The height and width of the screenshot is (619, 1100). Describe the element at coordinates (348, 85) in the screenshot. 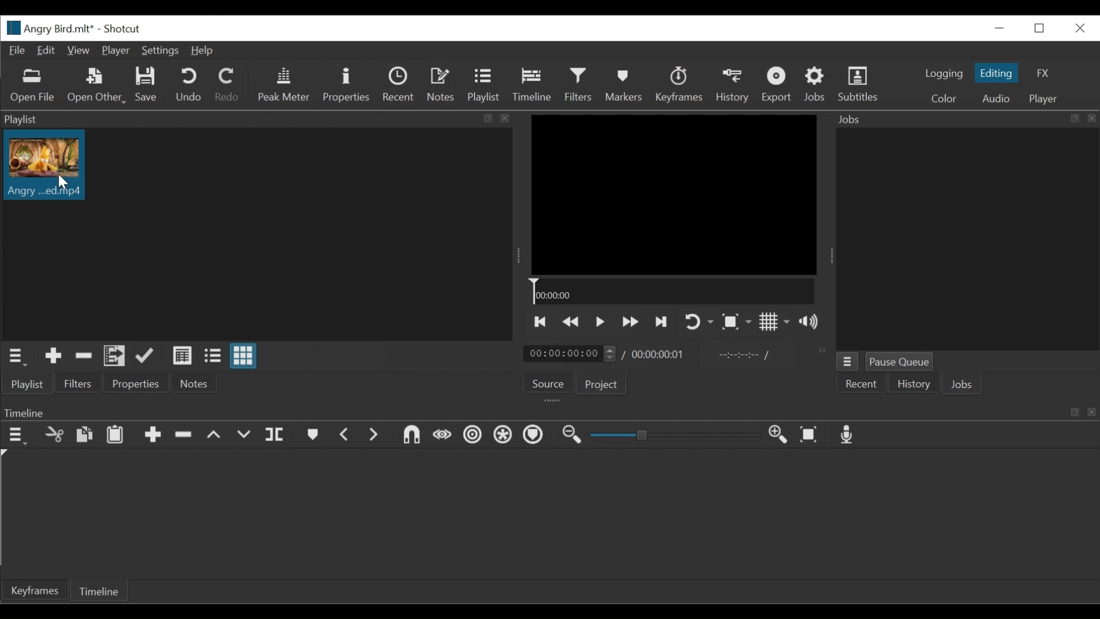

I see `Properties` at that location.